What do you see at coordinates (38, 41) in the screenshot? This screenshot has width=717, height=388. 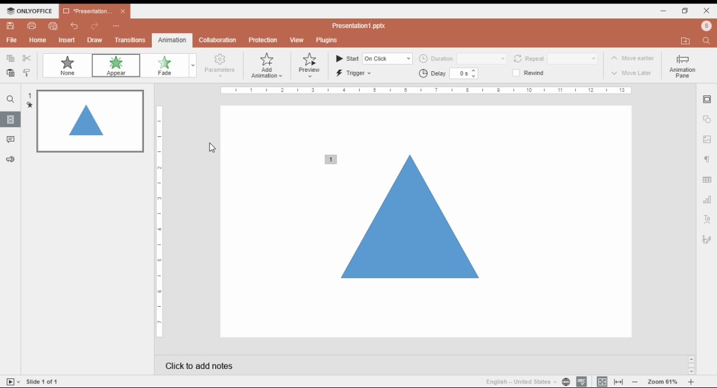 I see `home` at bounding box center [38, 41].